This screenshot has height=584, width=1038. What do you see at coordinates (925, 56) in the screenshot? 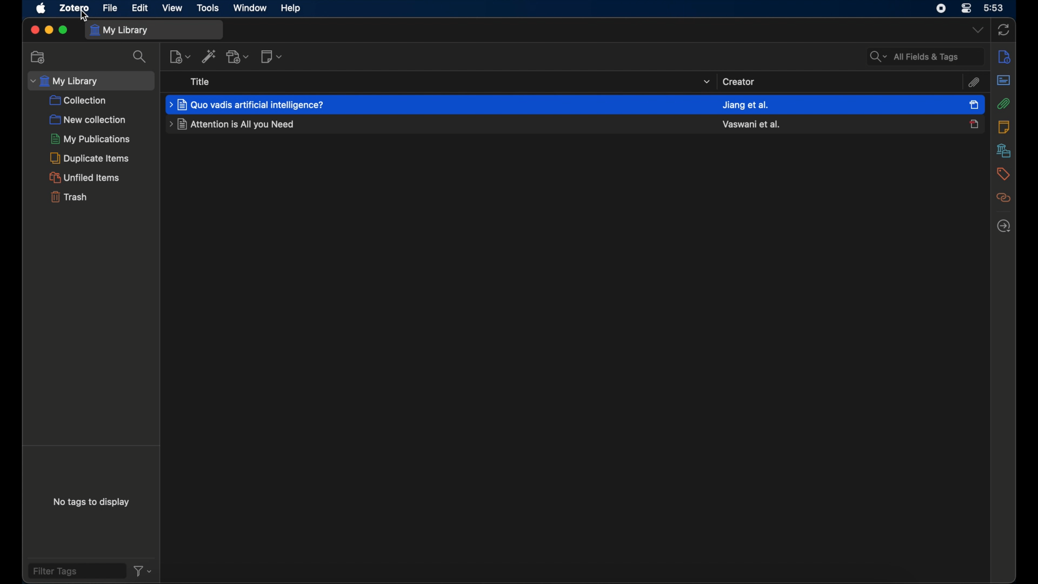
I see `search fields and tags` at bounding box center [925, 56].